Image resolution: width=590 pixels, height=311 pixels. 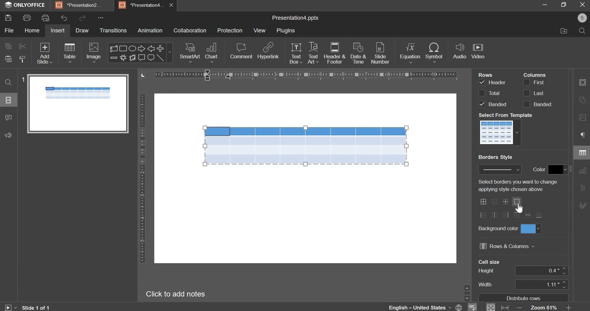 What do you see at coordinates (584, 152) in the screenshot?
I see `table settings` at bounding box center [584, 152].